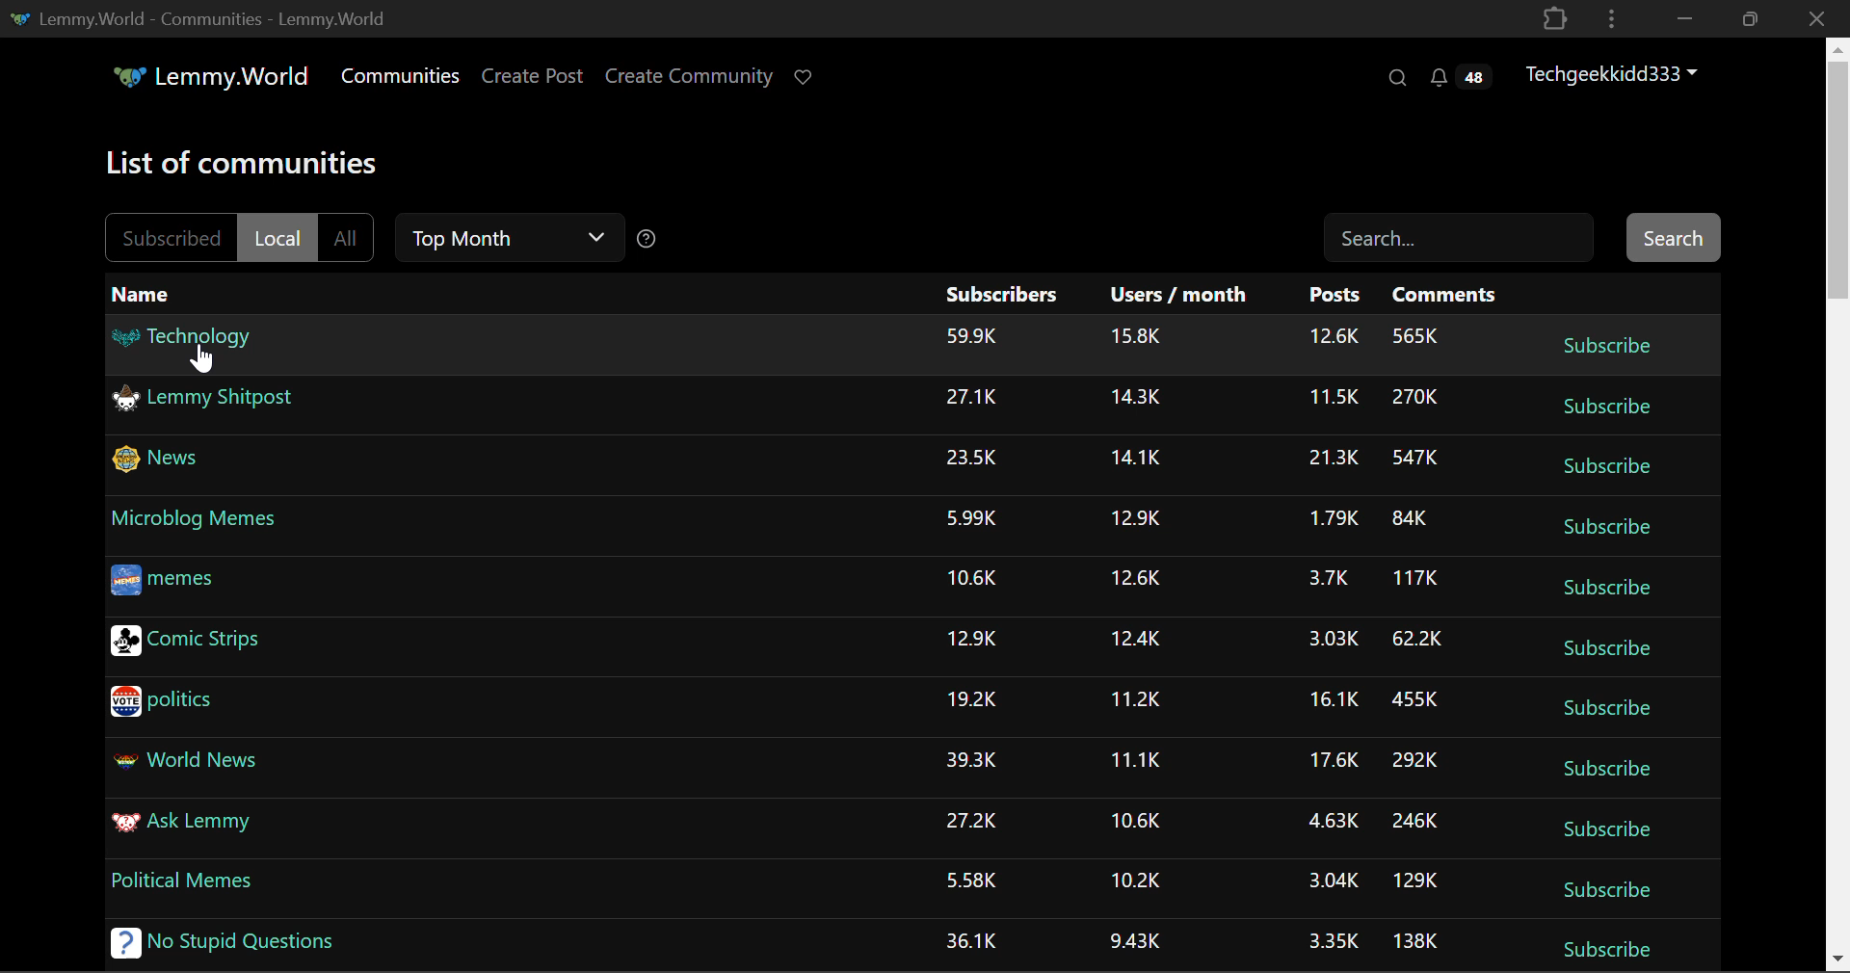  I want to click on Application Options Menu, so click(1612, 17).